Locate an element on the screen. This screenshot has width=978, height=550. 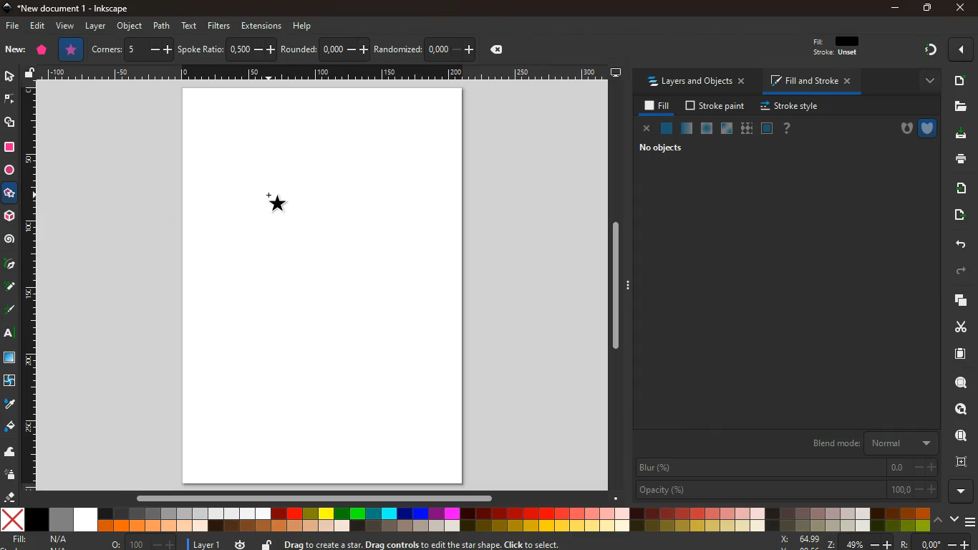
fill and stroke is located at coordinates (808, 82).